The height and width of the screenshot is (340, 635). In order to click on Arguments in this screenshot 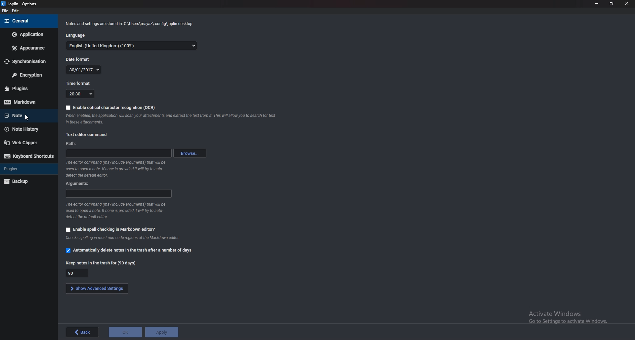, I will do `click(119, 193)`.